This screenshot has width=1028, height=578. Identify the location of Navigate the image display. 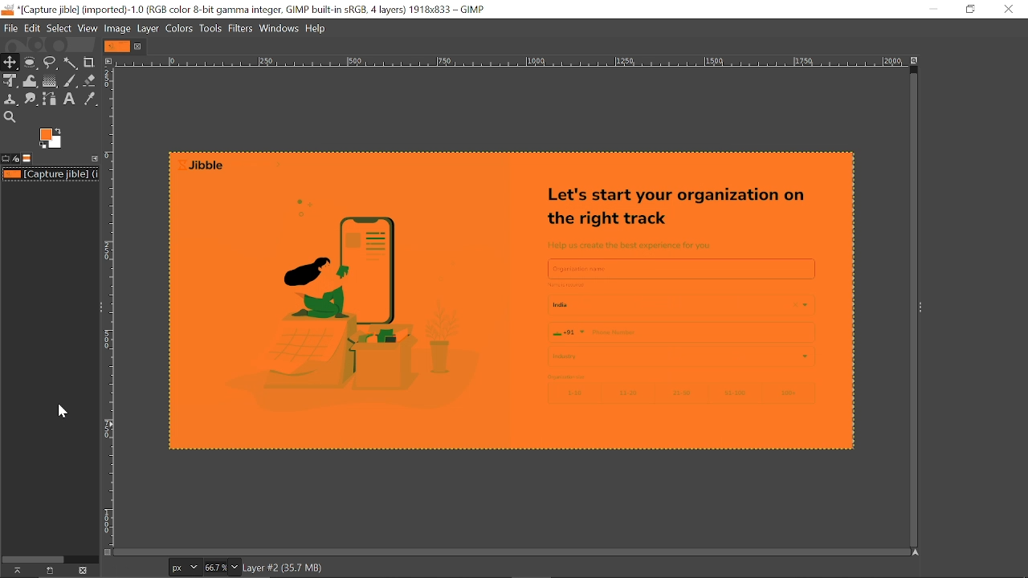
(917, 553).